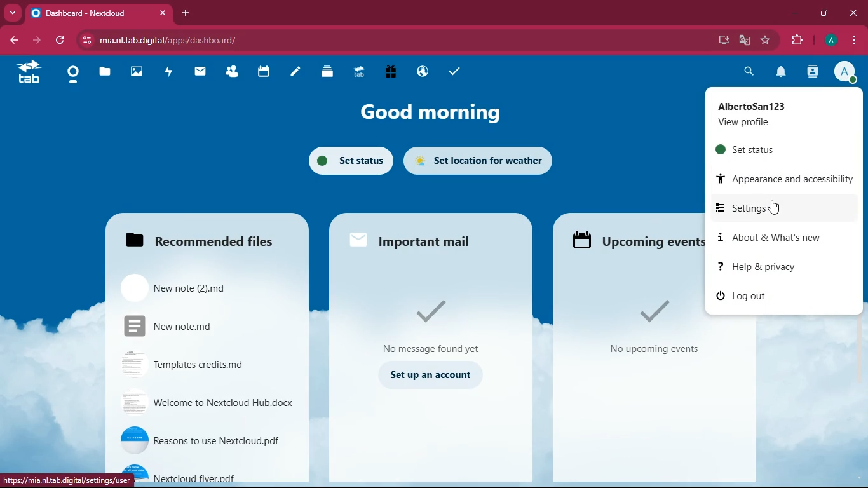  Describe the element at coordinates (11, 13) in the screenshot. I see `more` at that location.